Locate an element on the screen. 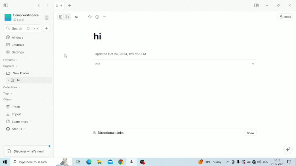 This screenshot has width=296, height=166. Task View is located at coordinates (78, 162).